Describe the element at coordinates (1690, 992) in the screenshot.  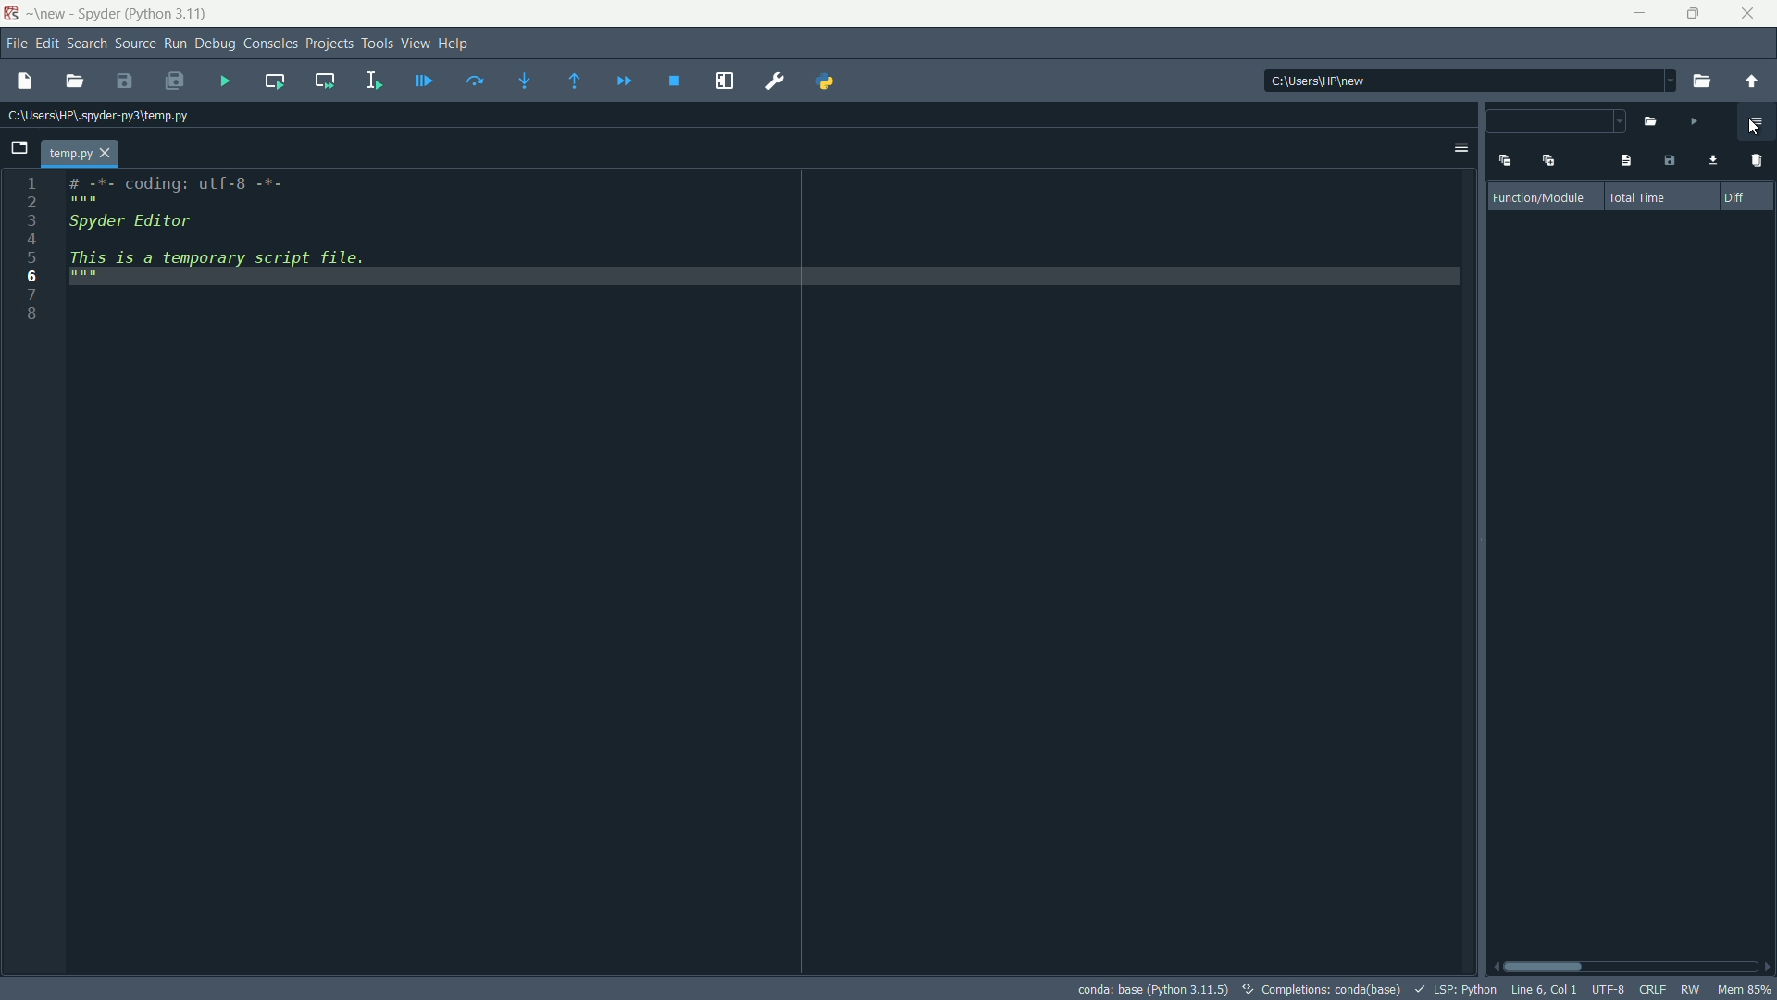
I see `rw` at that location.